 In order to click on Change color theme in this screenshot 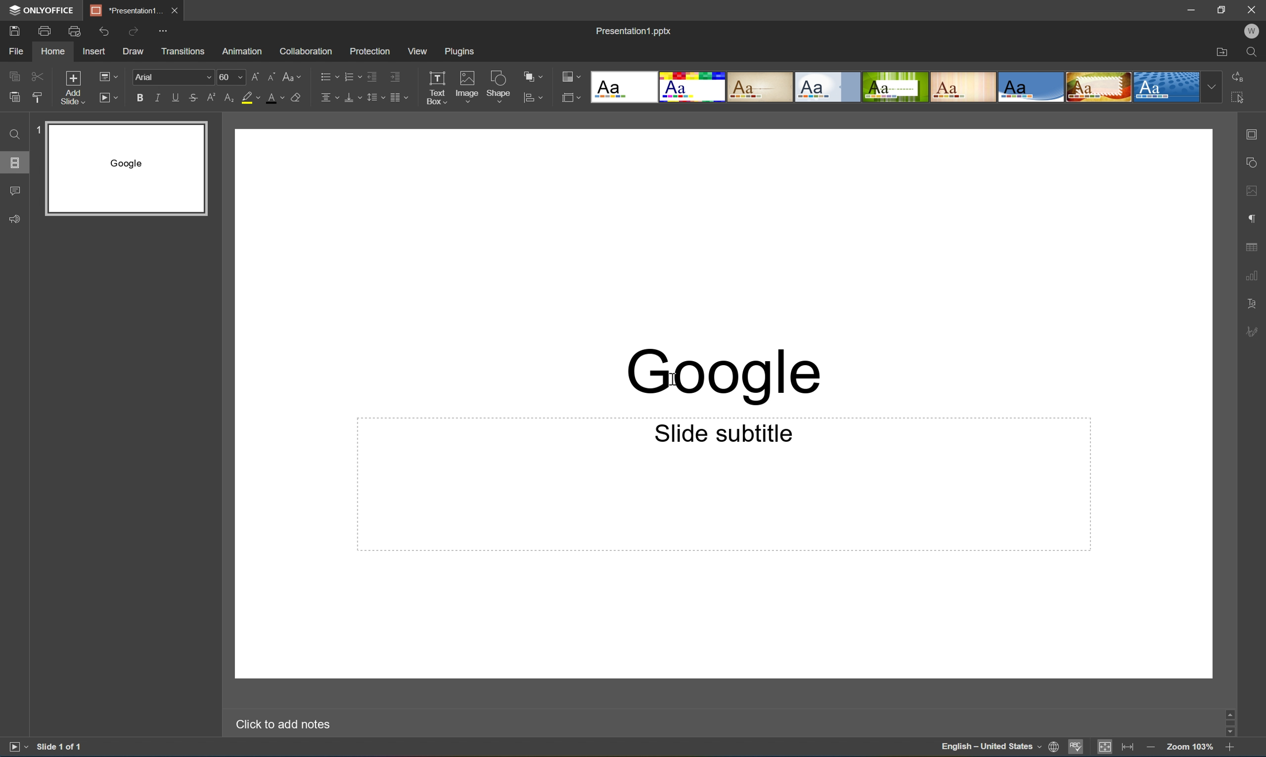, I will do `click(571, 79)`.